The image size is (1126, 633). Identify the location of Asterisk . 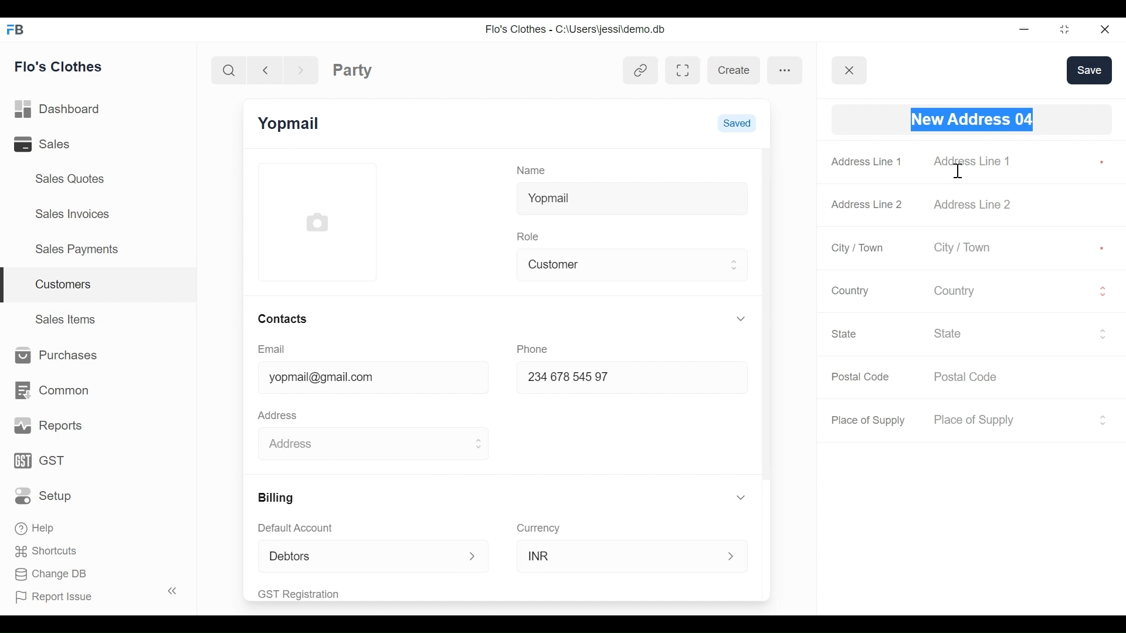
(1104, 247).